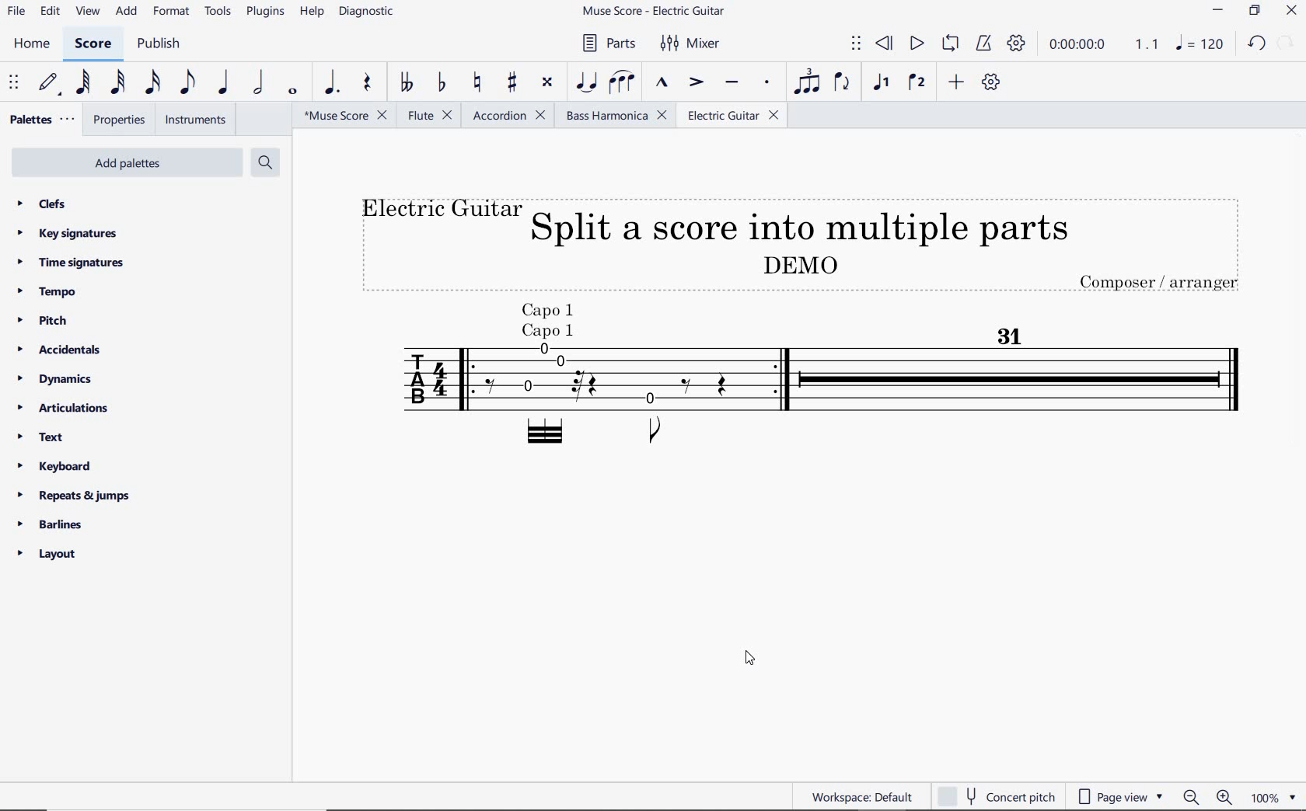  Describe the element at coordinates (616, 115) in the screenshot. I see `Bass Harmonica (score split into multiple parts)` at that location.